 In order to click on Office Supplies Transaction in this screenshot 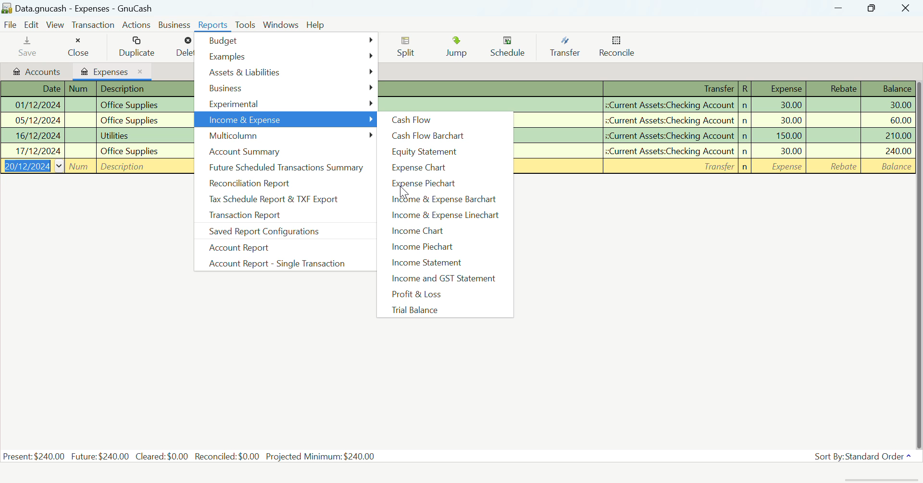, I will do `click(93, 106)`.